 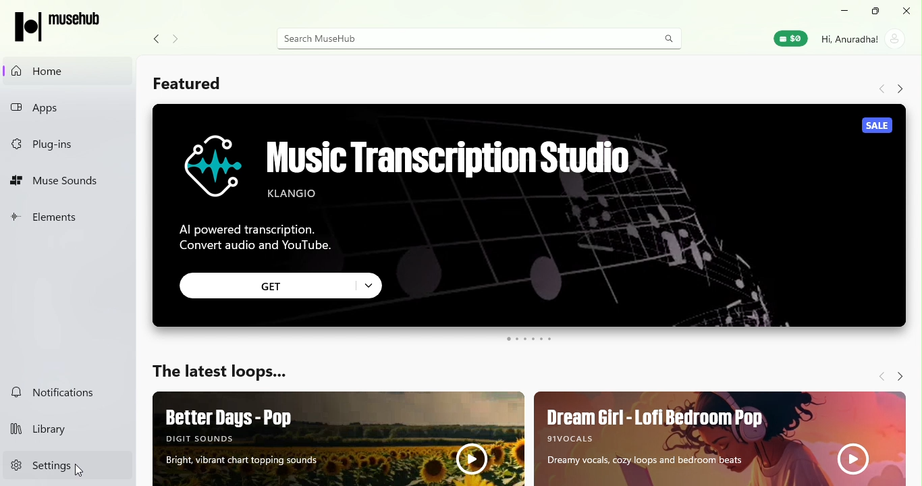 I want to click on Apps, so click(x=70, y=109).